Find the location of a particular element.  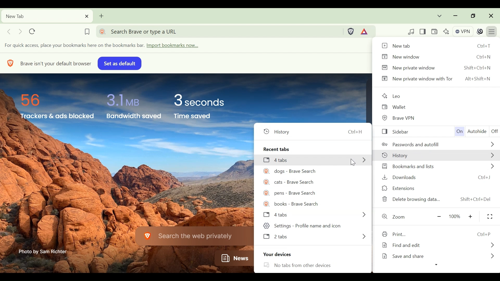

Trackers & ads Blocked is located at coordinates (57, 117).